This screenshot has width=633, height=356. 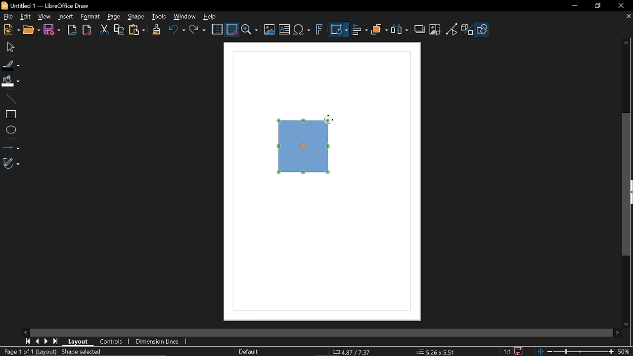 I want to click on Slide master name, so click(x=249, y=351).